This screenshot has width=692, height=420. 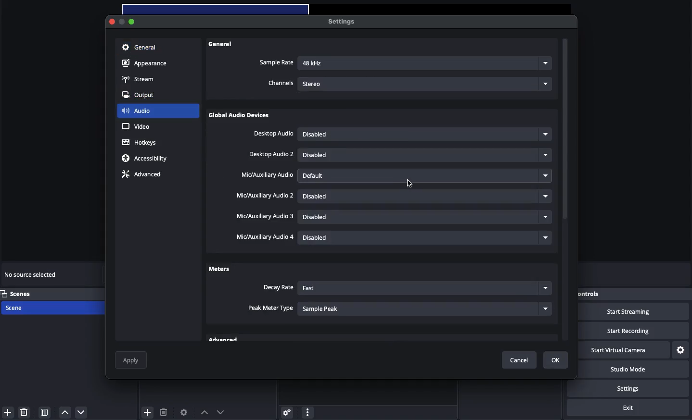 What do you see at coordinates (265, 196) in the screenshot?
I see `Mic, aux, audio 2` at bounding box center [265, 196].